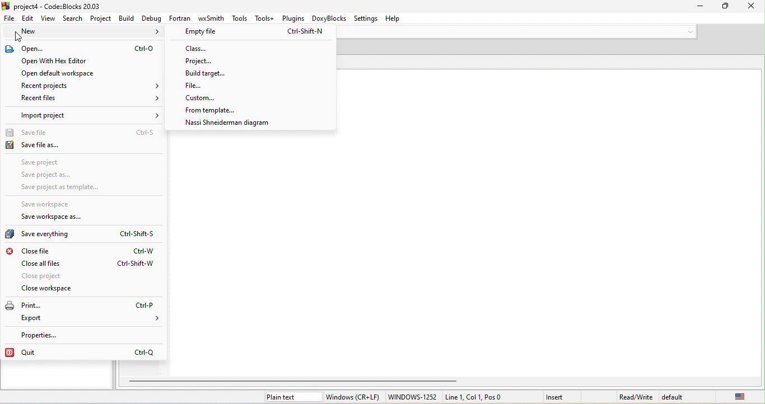 The height and width of the screenshot is (404, 765). I want to click on export, so click(89, 320).